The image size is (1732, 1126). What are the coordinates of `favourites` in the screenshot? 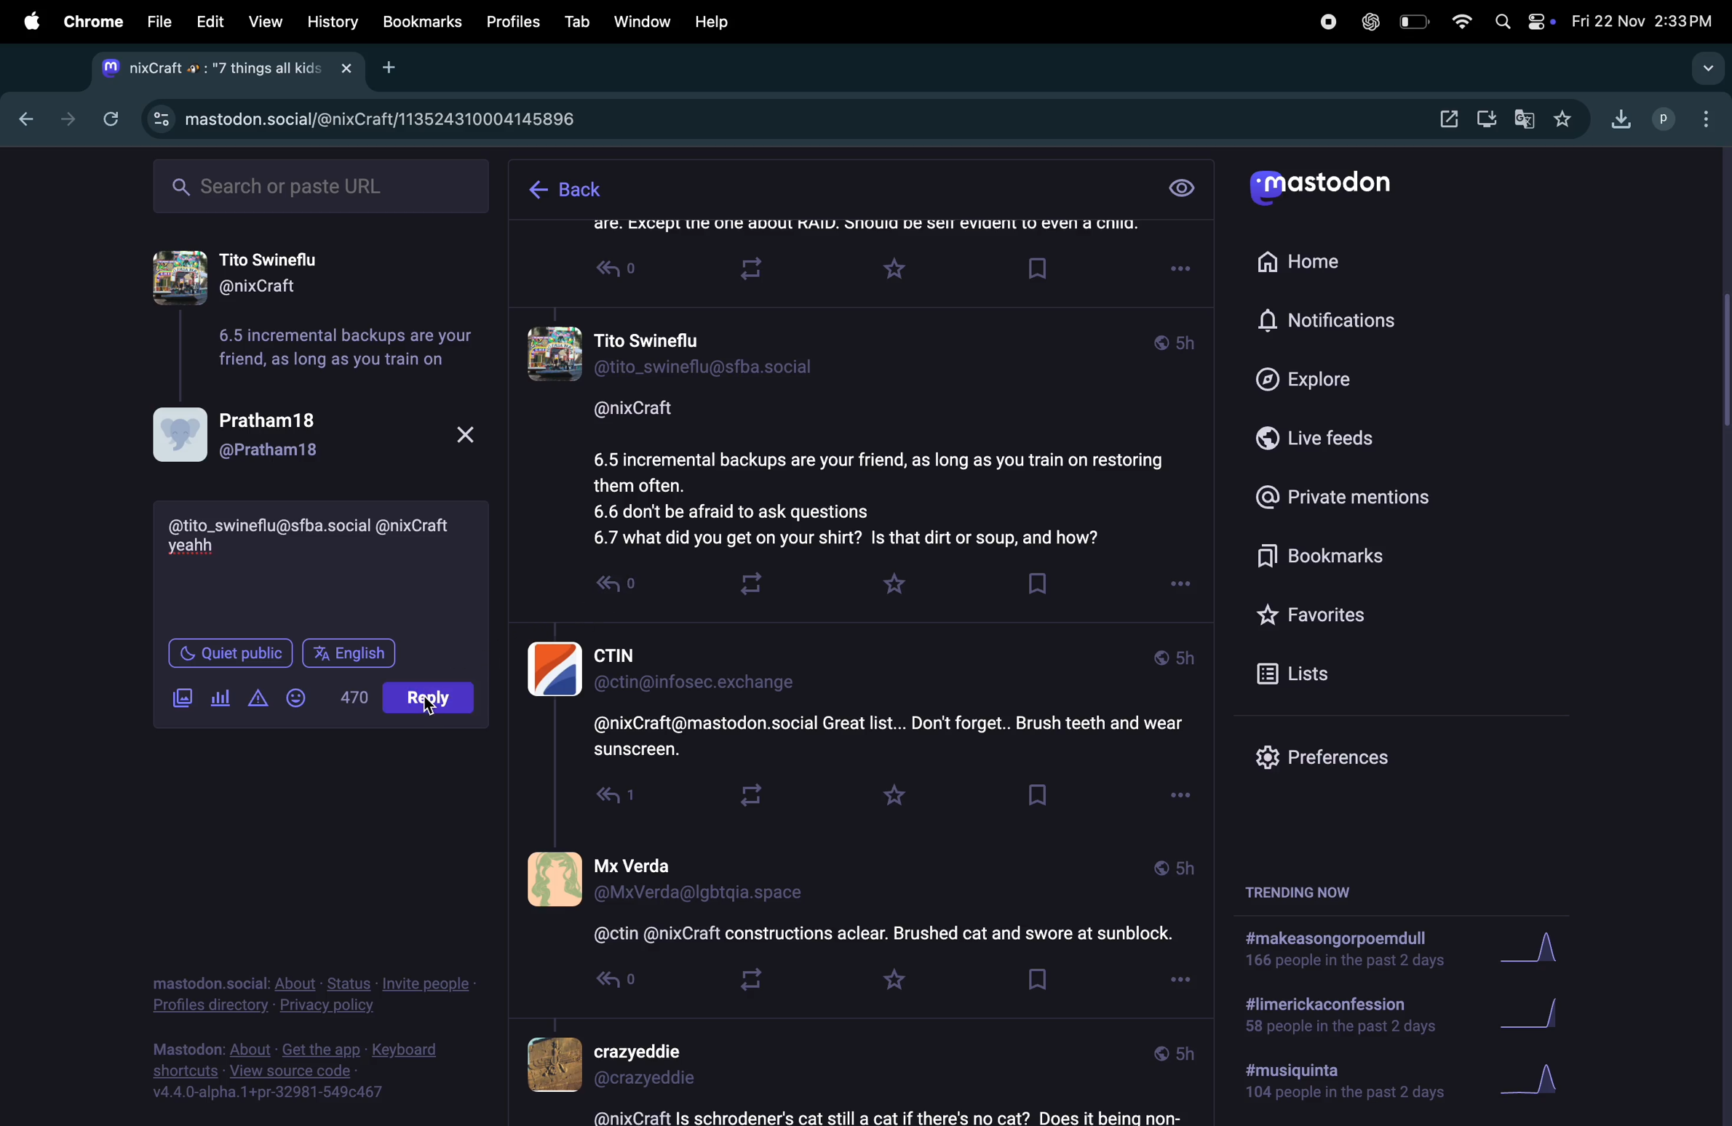 It's located at (892, 586).